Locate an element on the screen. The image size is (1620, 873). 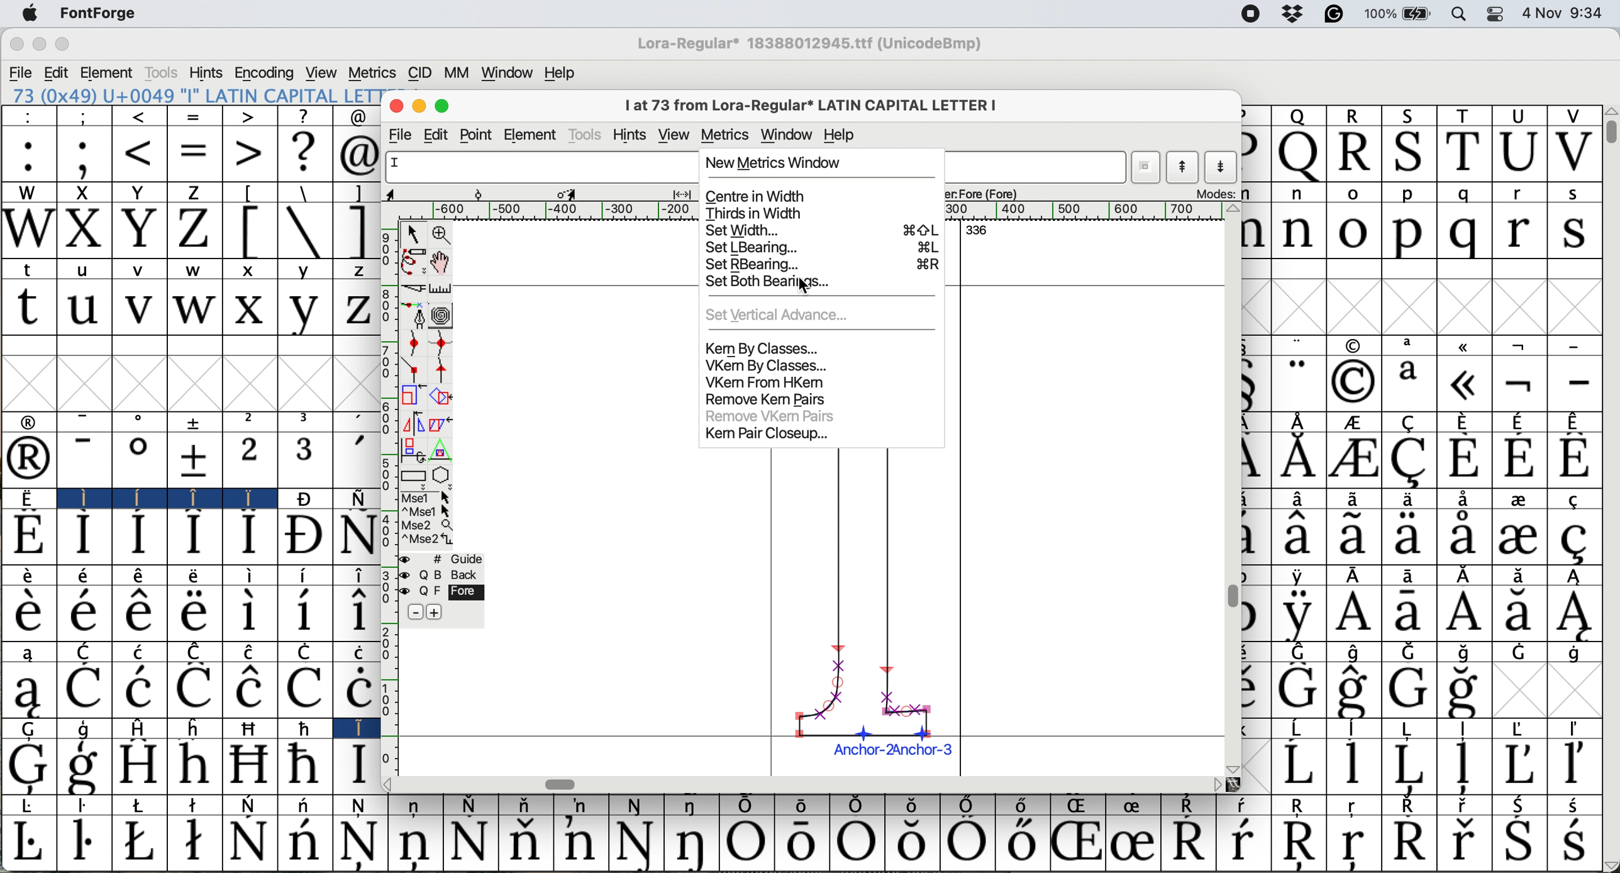
V is located at coordinates (1572, 116).